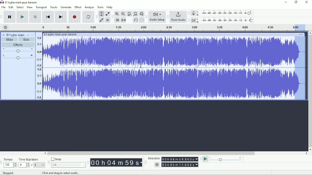 The image size is (312, 175). Describe the element at coordinates (286, 2) in the screenshot. I see `Minimize` at that location.